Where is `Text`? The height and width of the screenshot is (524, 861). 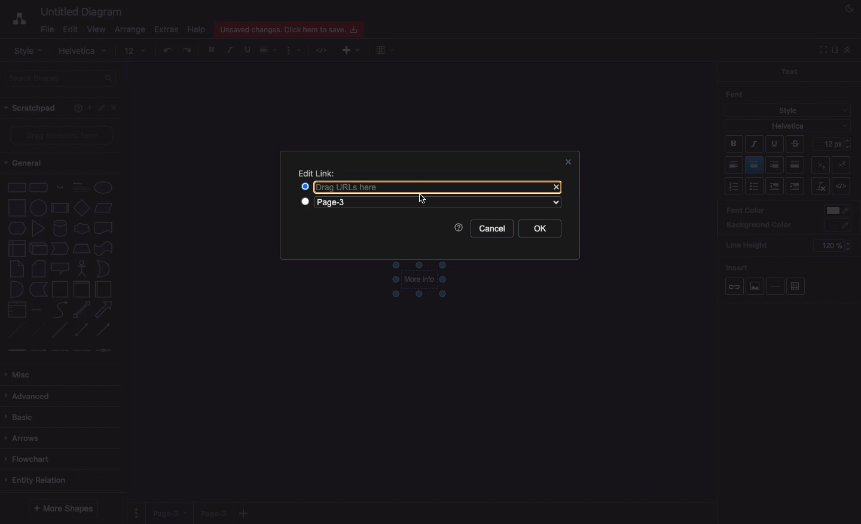
Text is located at coordinates (789, 71).